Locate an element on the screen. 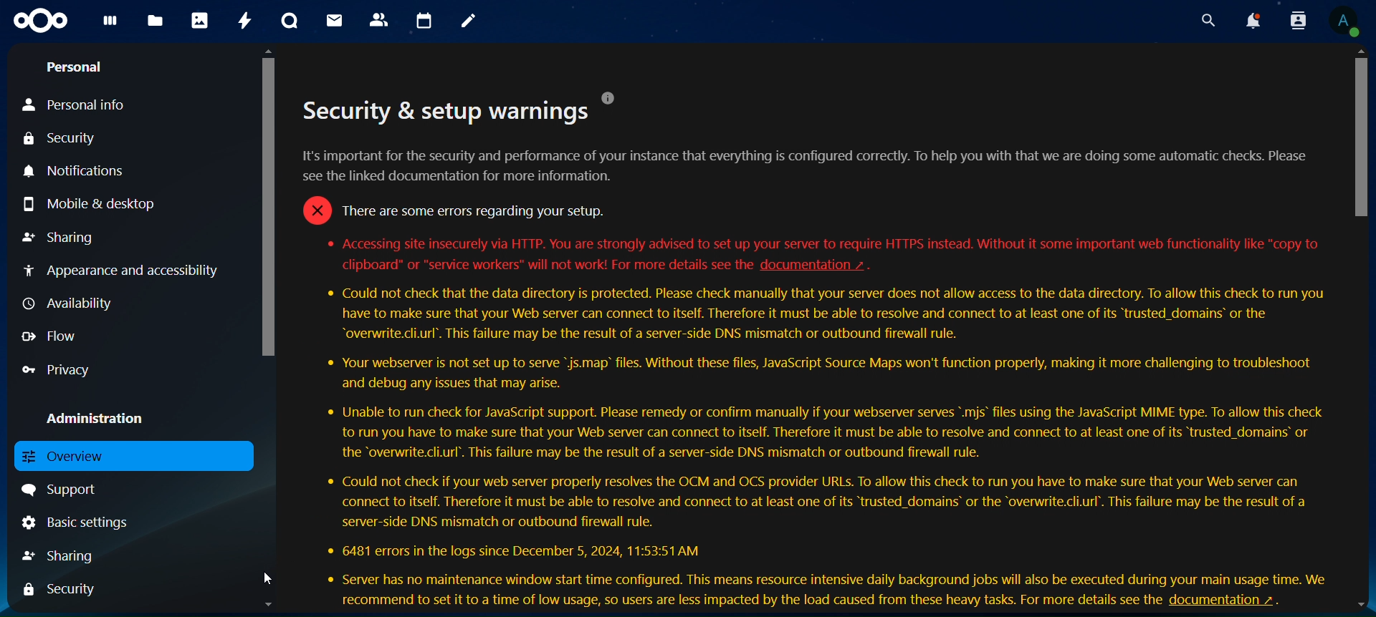 The height and width of the screenshot is (617, 1376). cursor is located at coordinates (264, 574).